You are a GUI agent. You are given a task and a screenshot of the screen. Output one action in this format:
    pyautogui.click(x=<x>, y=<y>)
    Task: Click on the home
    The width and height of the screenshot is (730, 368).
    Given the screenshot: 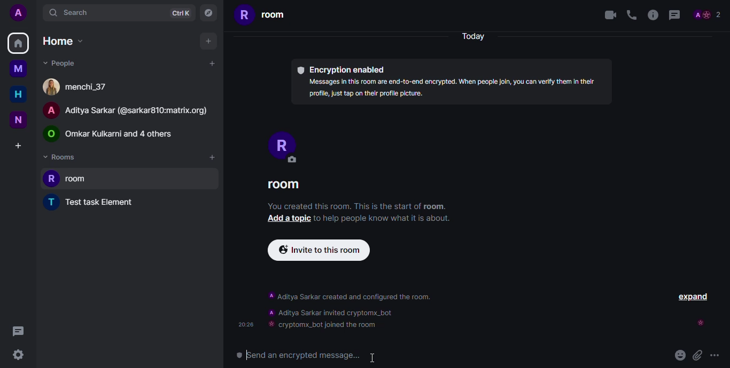 What is the action you would take?
    pyautogui.click(x=18, y=43)
    